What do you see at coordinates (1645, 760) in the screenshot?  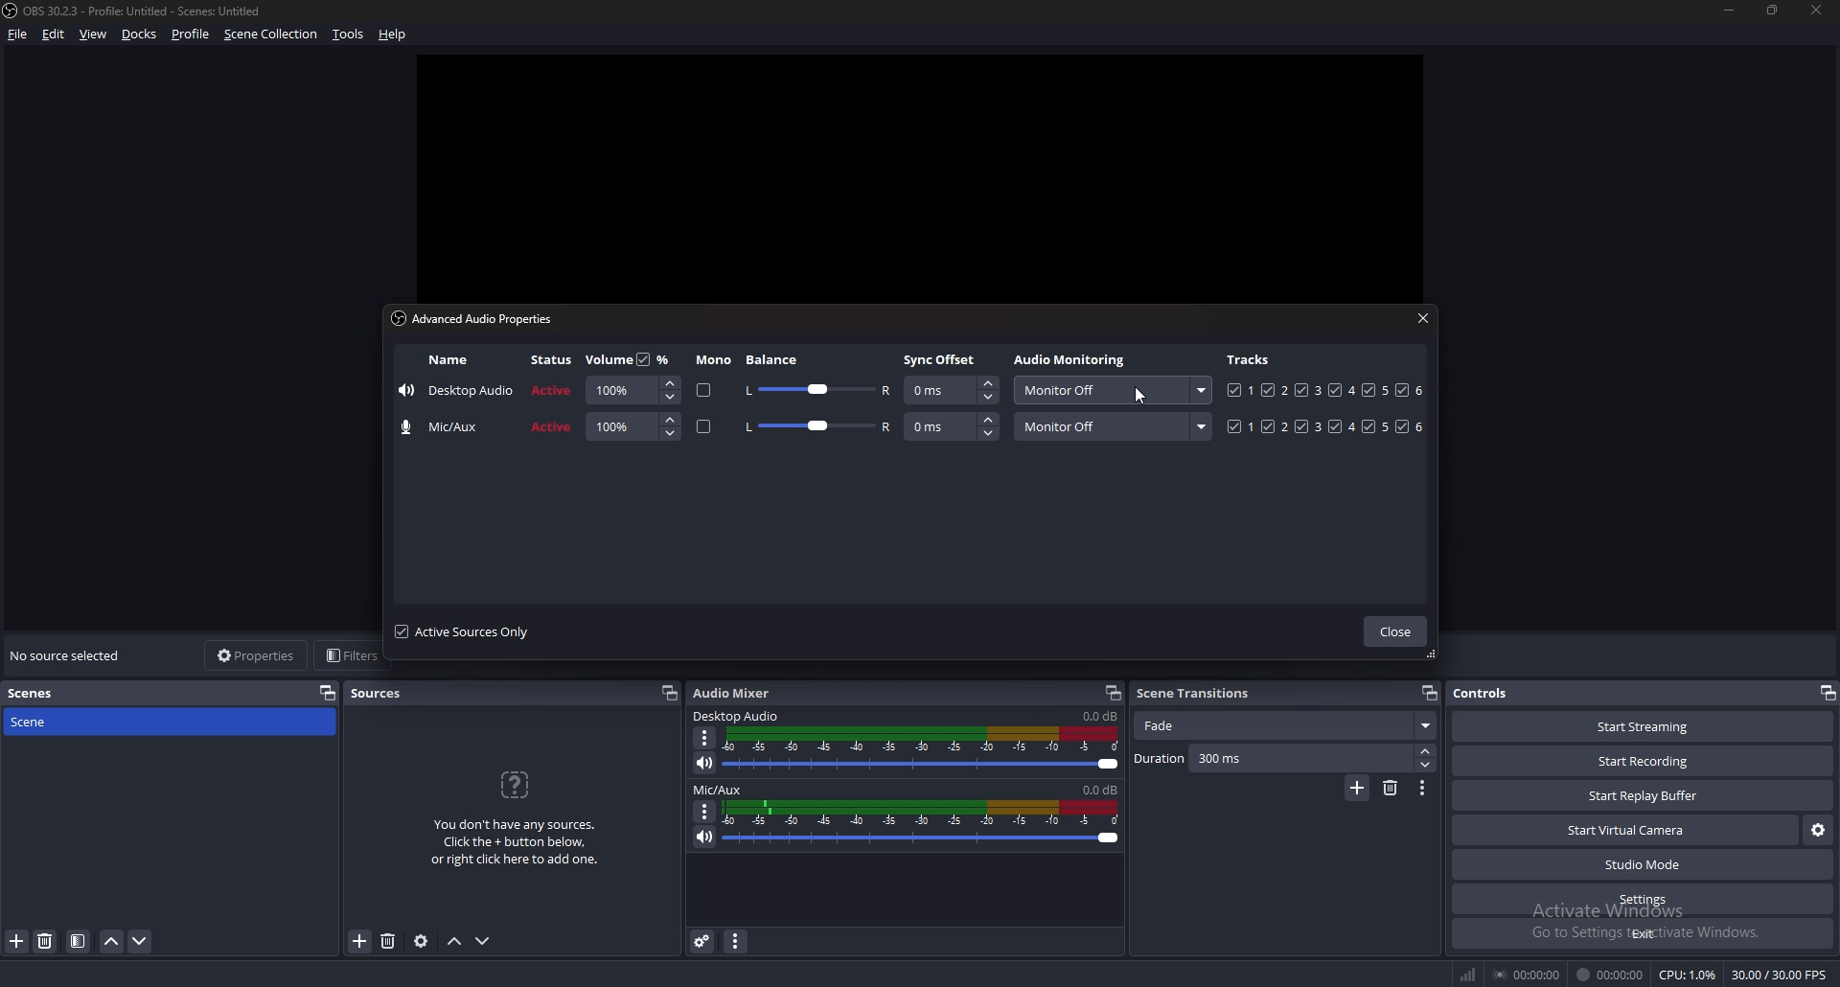 I see `start recording` at bounding box center [1645, 760].